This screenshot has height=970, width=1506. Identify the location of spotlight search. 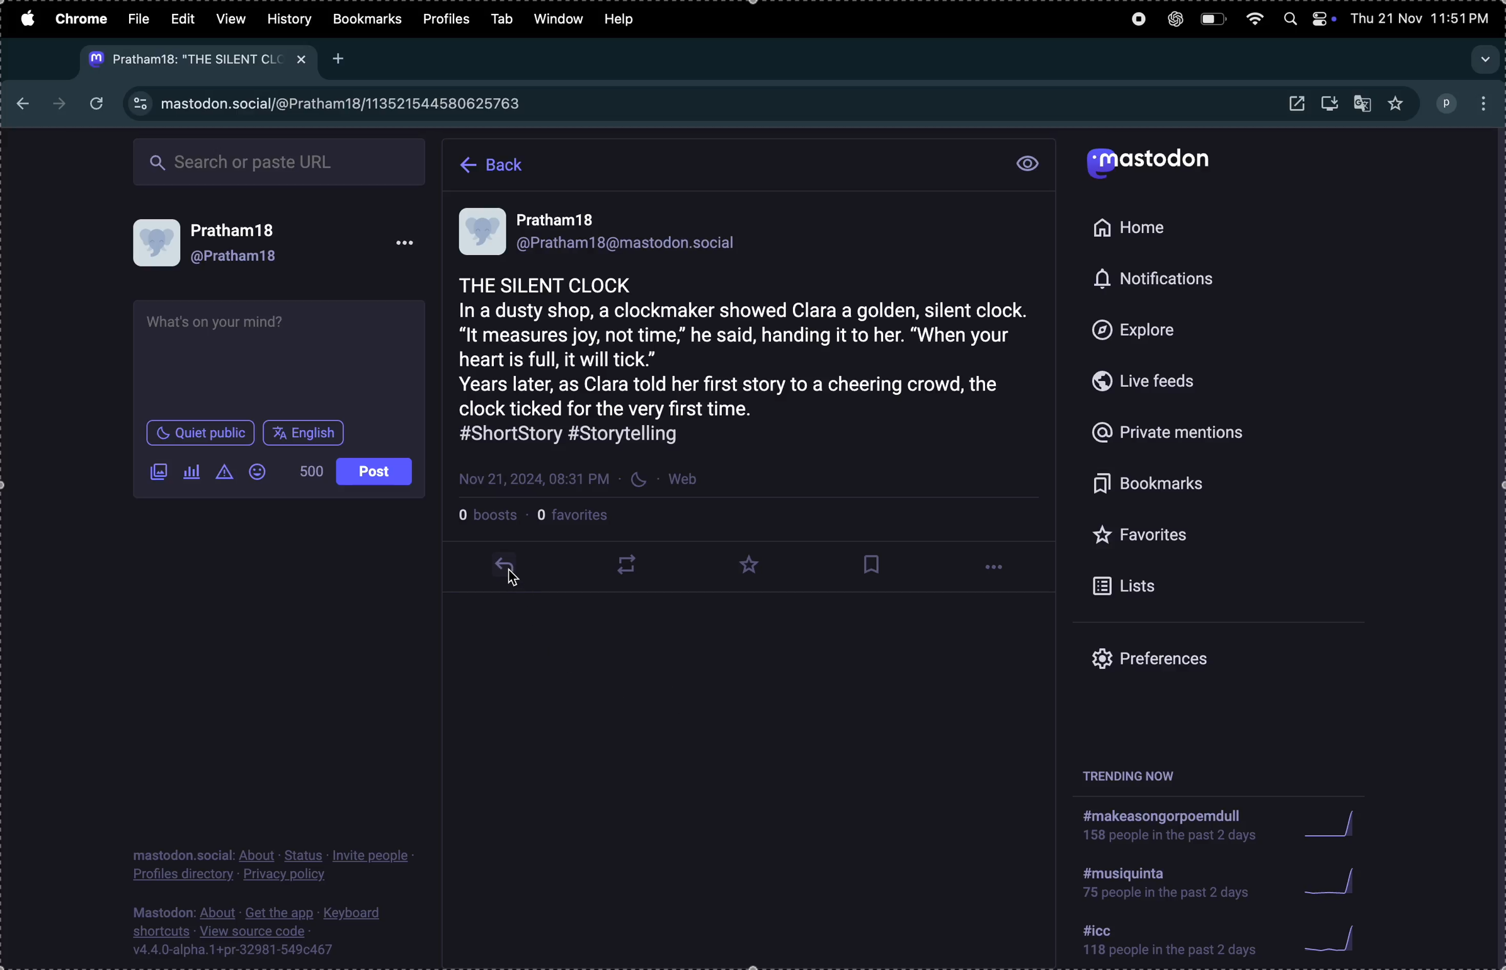
(1287, 18).